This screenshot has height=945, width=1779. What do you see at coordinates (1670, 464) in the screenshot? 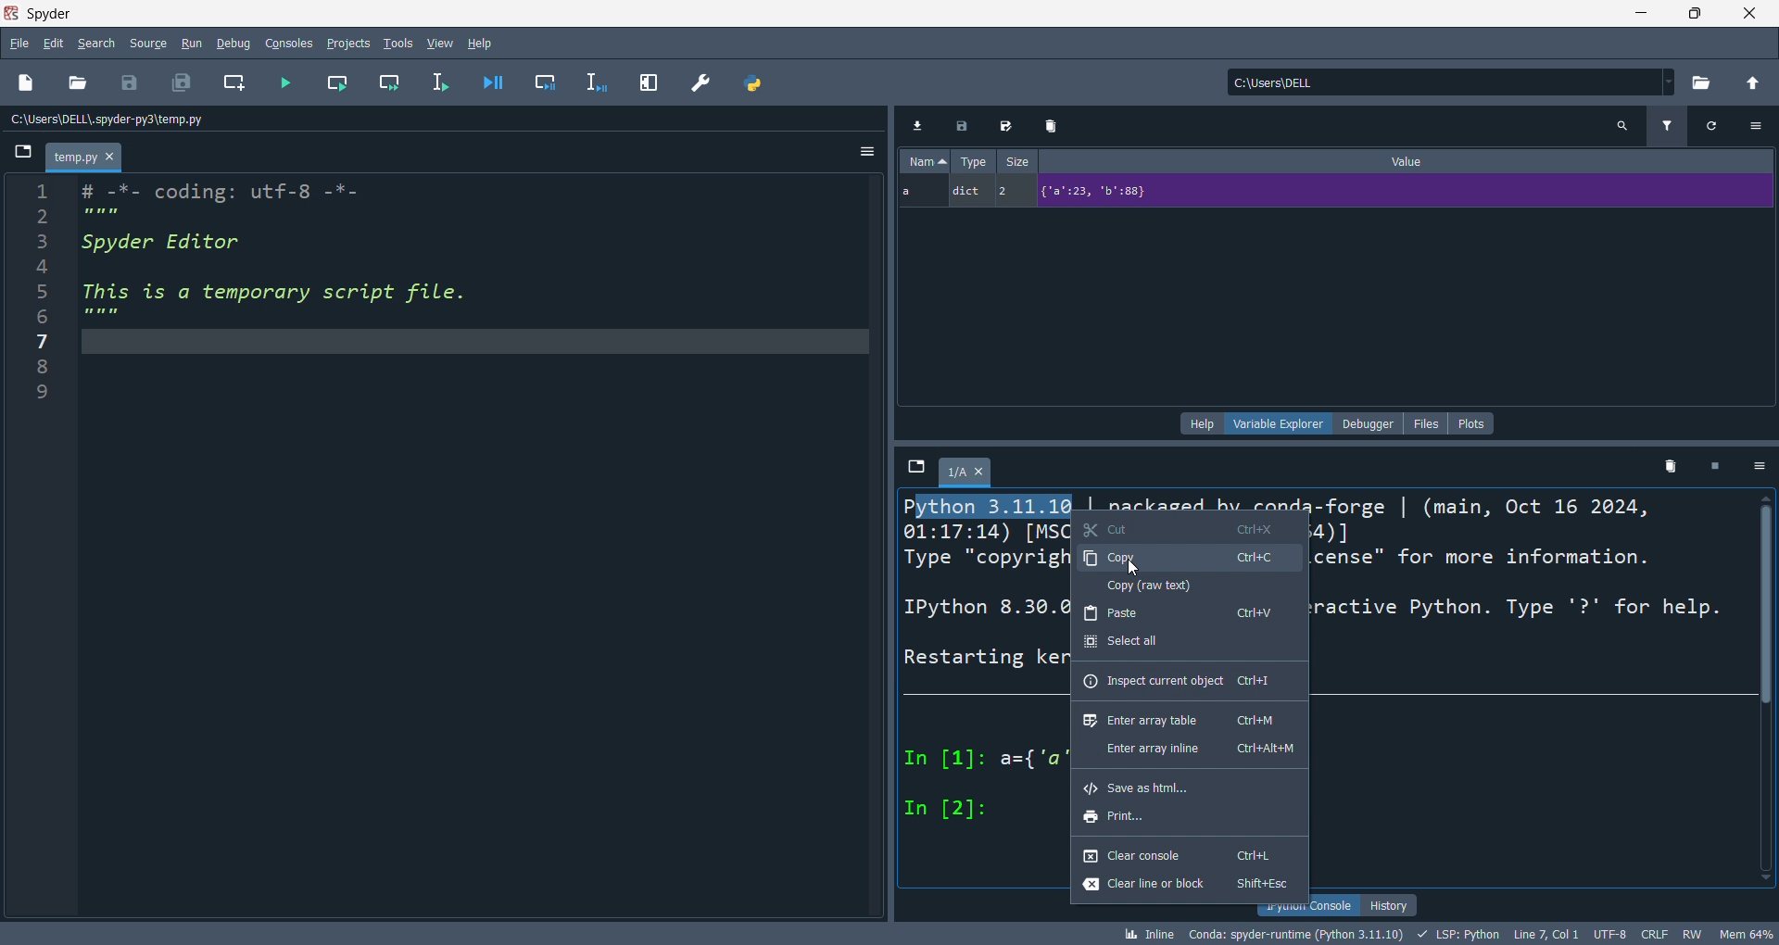
I see `delete` at bounding box center [1670, 464].